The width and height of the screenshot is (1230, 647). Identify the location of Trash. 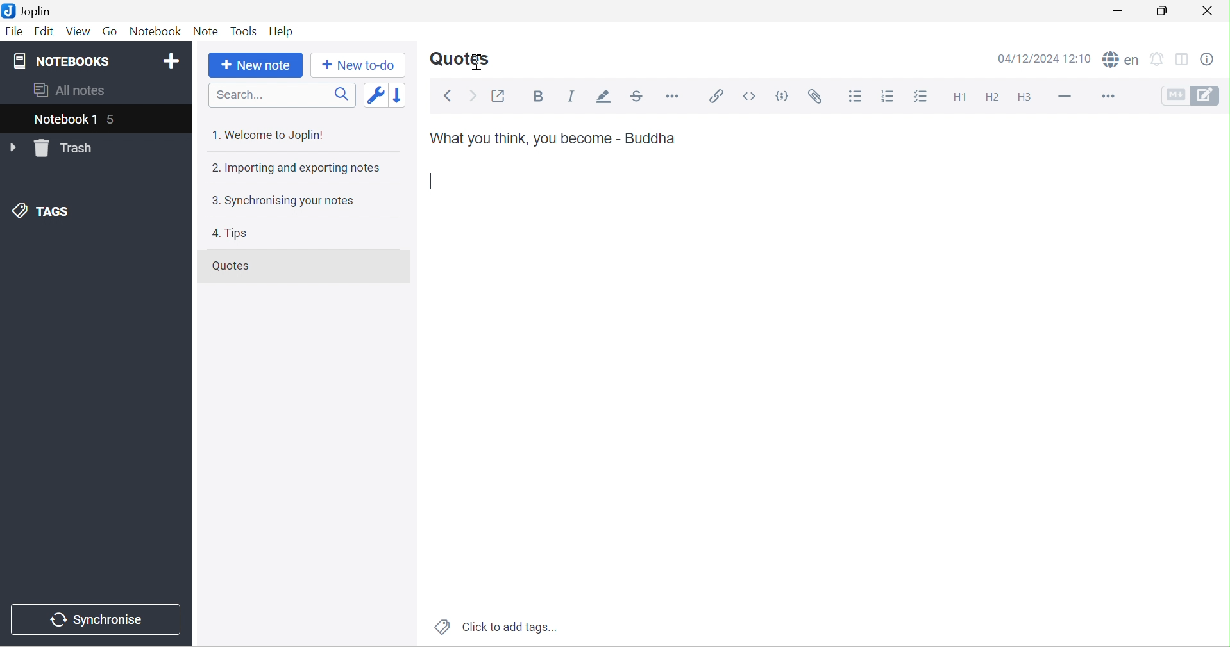
(69, 149).